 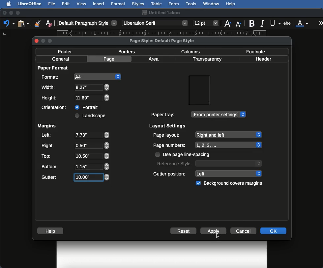 I want to click on Right, so click(x=74, y=146).